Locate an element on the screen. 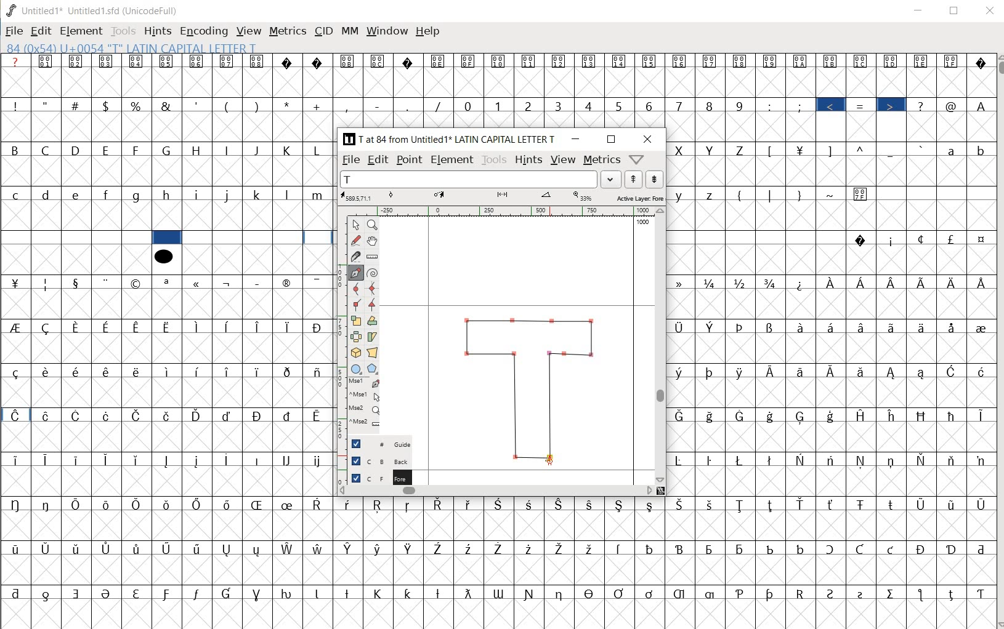 The height and width of the screenshot is (629, 1004). Symbol is located at coordinates (711, 61).